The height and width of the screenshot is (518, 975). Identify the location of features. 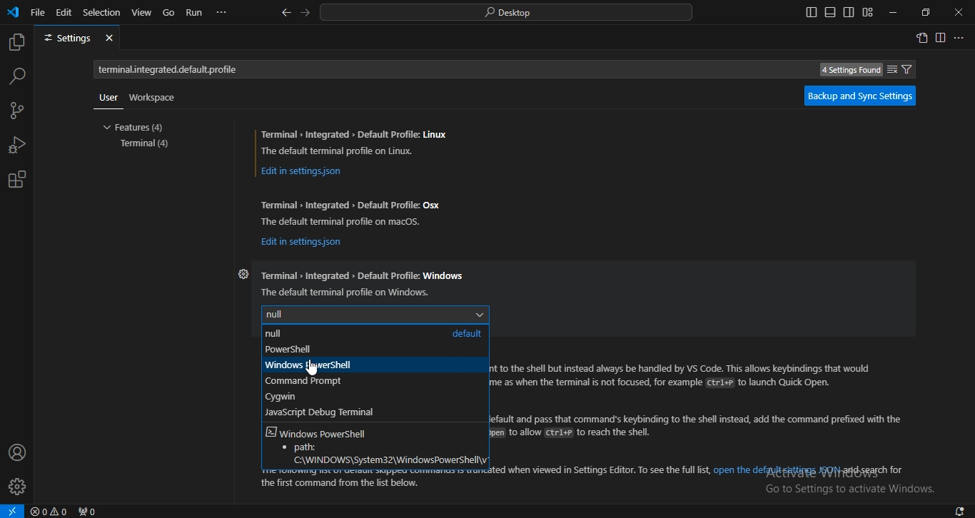
(136, 125).